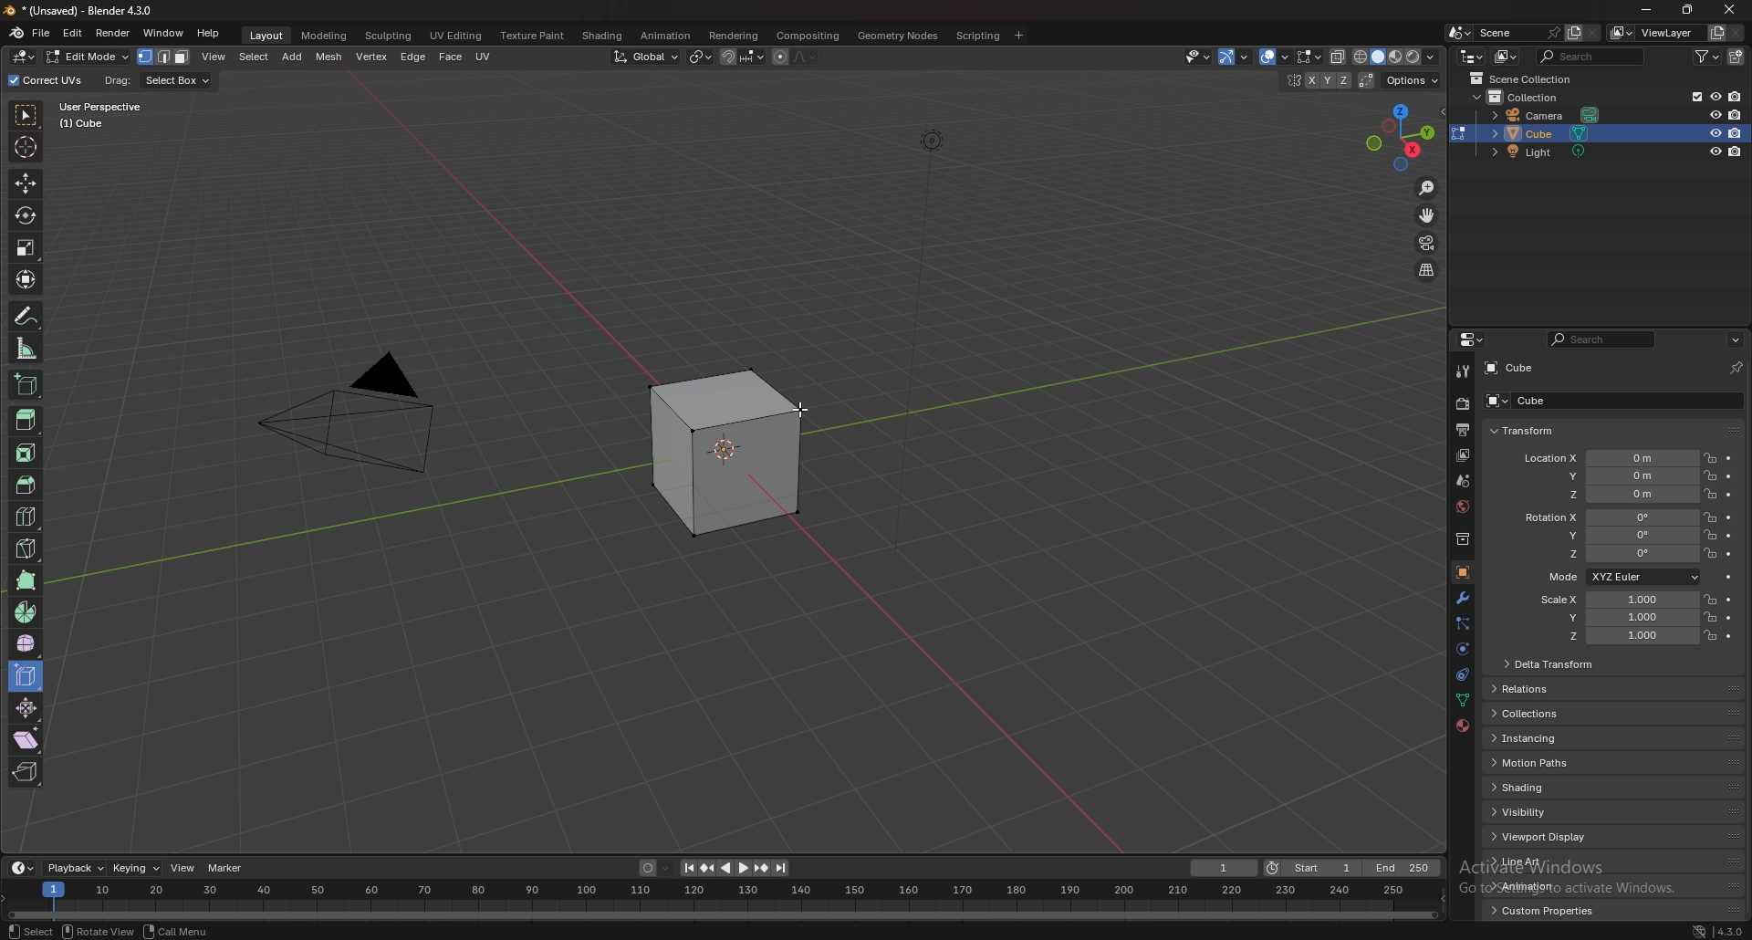 This screenshot has width=1752, height=940. I want to click on rip region, so click(26, 771).